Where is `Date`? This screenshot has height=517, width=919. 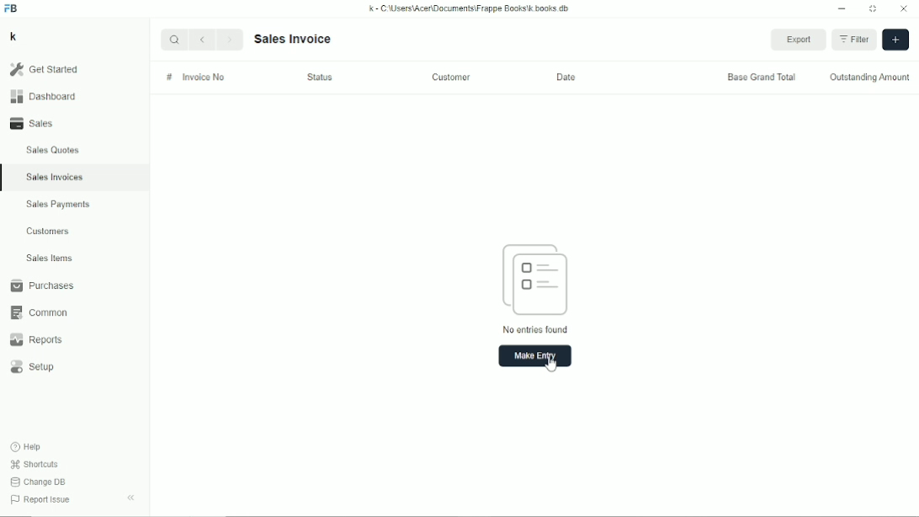
Date is located at coordinates (569, 77).